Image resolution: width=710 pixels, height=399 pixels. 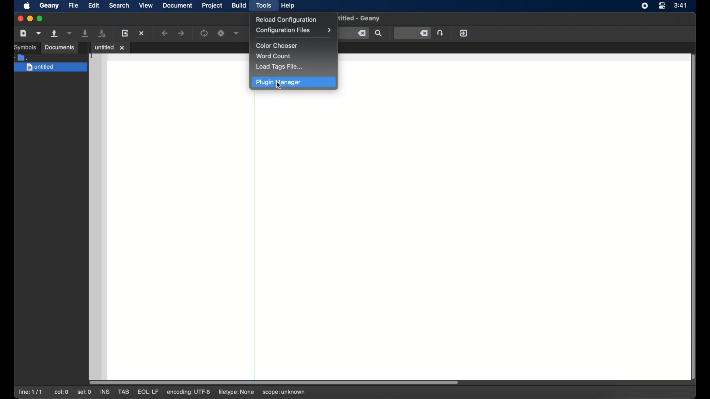 What do you see at coordinates (204, 33) in the screenshot?
I see `compile the current file` at bounding box center [204, 33].